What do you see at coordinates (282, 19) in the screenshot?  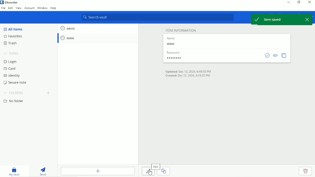 I see `Item saved` at bounding box center [282, 19].